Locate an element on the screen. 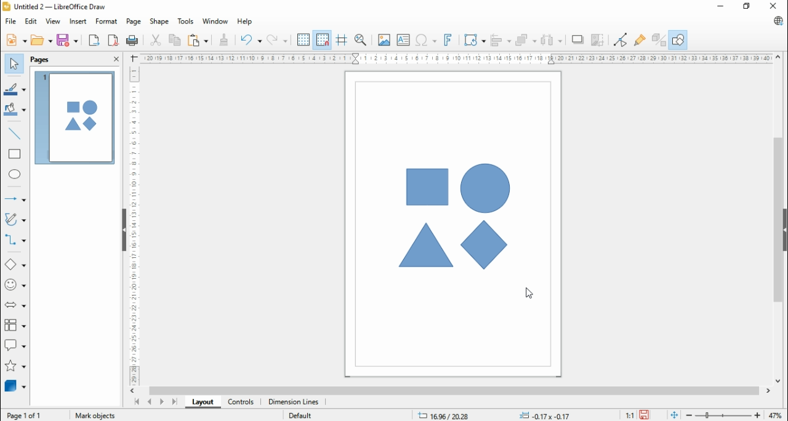  export is located at coordinates (94, 40).